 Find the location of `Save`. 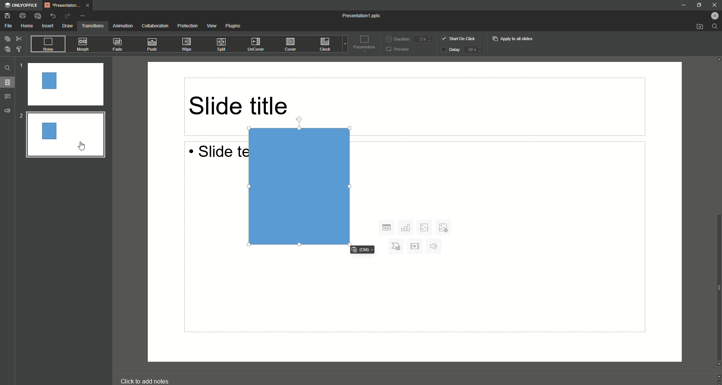

Save is located at coordinates (8, 15).